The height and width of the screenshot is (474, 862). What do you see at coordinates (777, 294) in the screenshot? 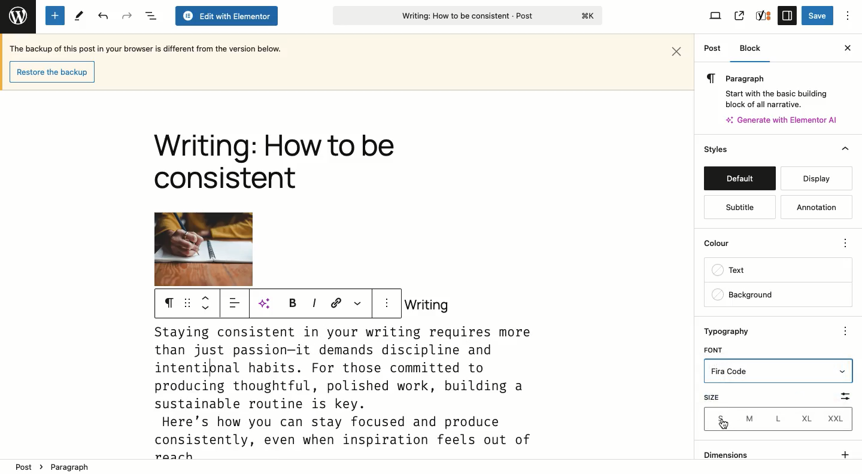
I see `Background` at bounding box center [777, 294].